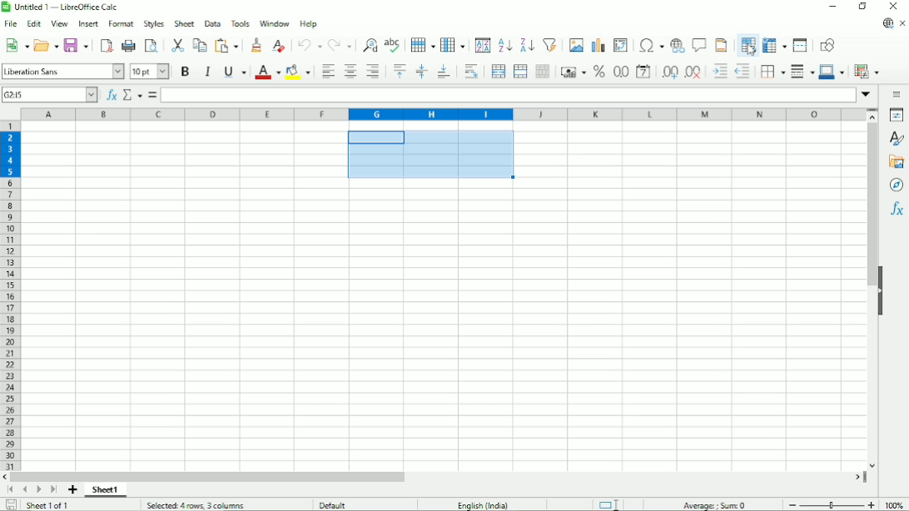  What do you see at coordinates (256, 46) in the screenshot?
I see `Clone formatting` at bounding box center [256, 46].